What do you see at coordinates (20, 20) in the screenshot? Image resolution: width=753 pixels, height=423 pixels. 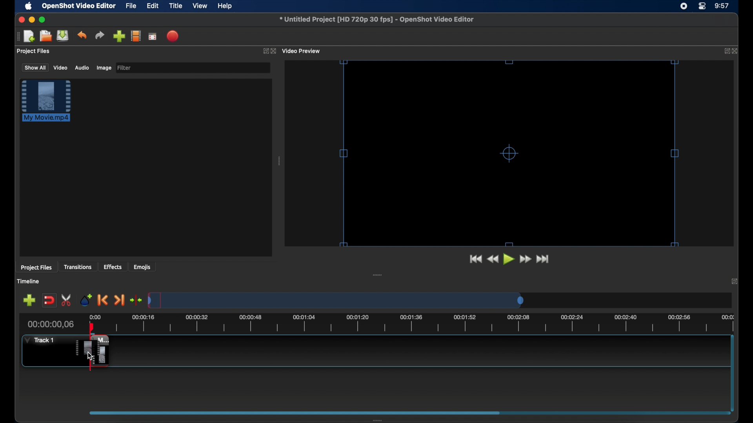 I see `close` at bounding box center [20, 20].